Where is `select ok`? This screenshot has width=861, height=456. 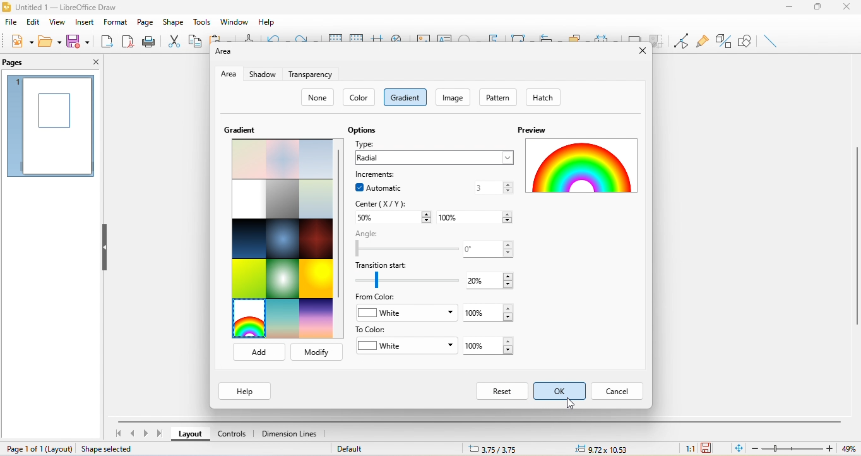 select ok is located at coordinates (562, 392).